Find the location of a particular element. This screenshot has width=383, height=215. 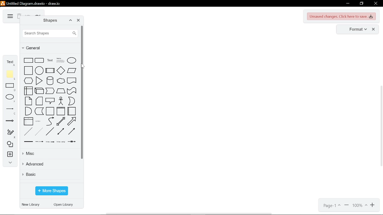

untitled diagram.drawio - draw.io is located at coordinates (34, 3).